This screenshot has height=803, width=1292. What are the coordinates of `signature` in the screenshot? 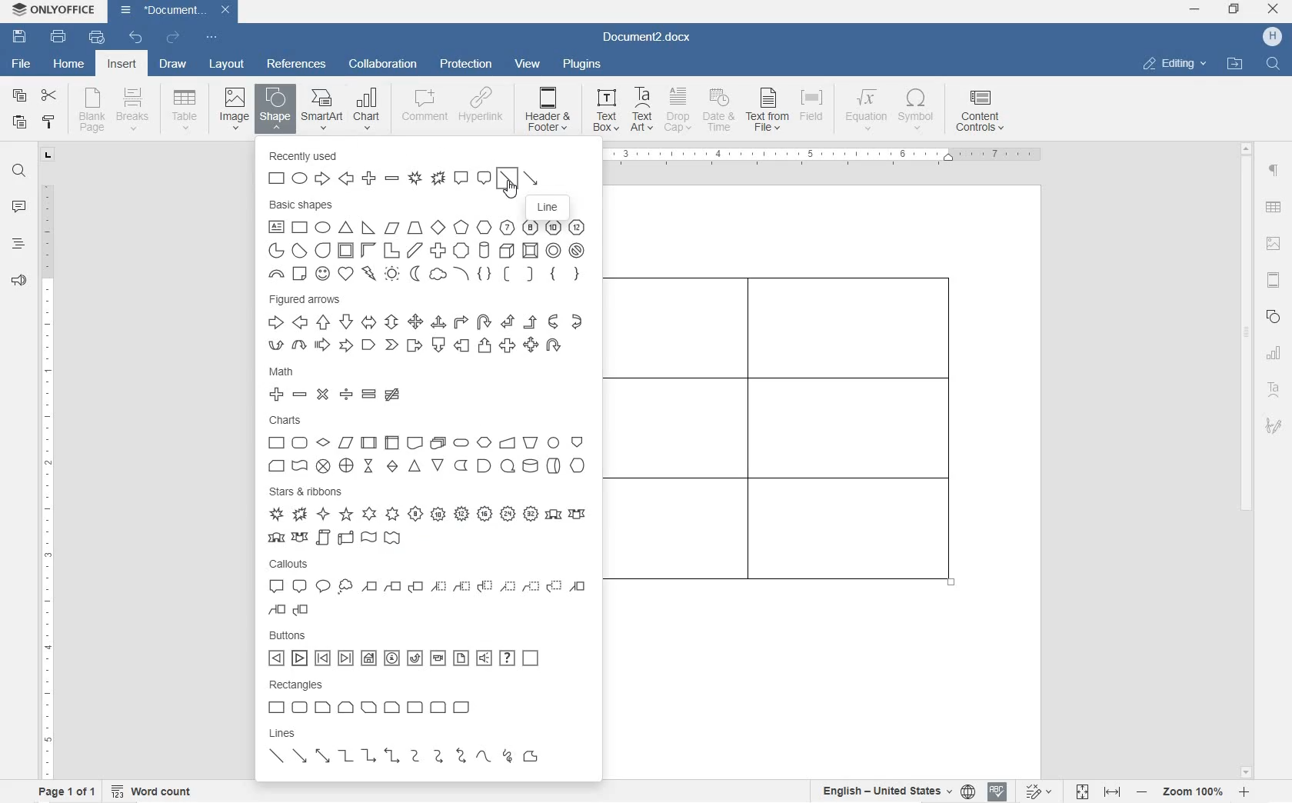 It's located at (1273, 425).